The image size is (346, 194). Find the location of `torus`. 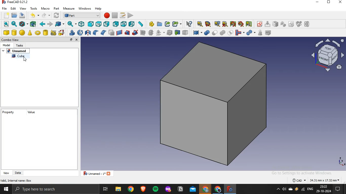

torus is located at coordinates (38, 33).